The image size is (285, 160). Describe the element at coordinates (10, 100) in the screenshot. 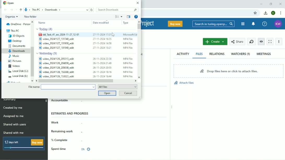

I see `Summary` at that location.